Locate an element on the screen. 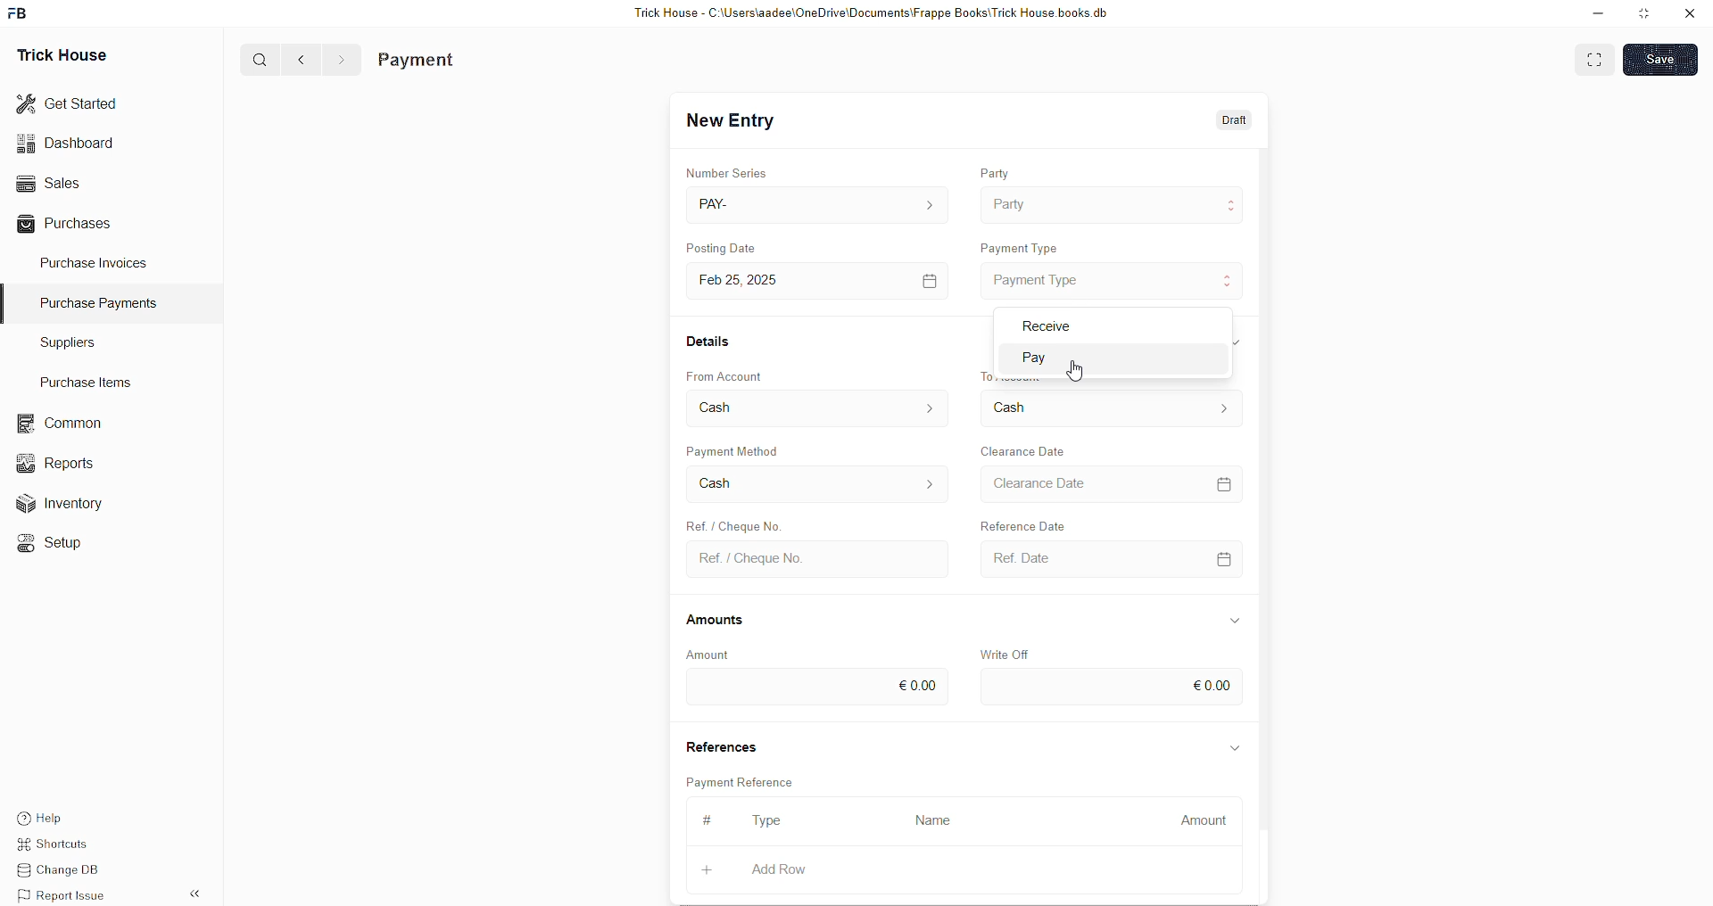  PAY- is located at coordinates (719, 202).